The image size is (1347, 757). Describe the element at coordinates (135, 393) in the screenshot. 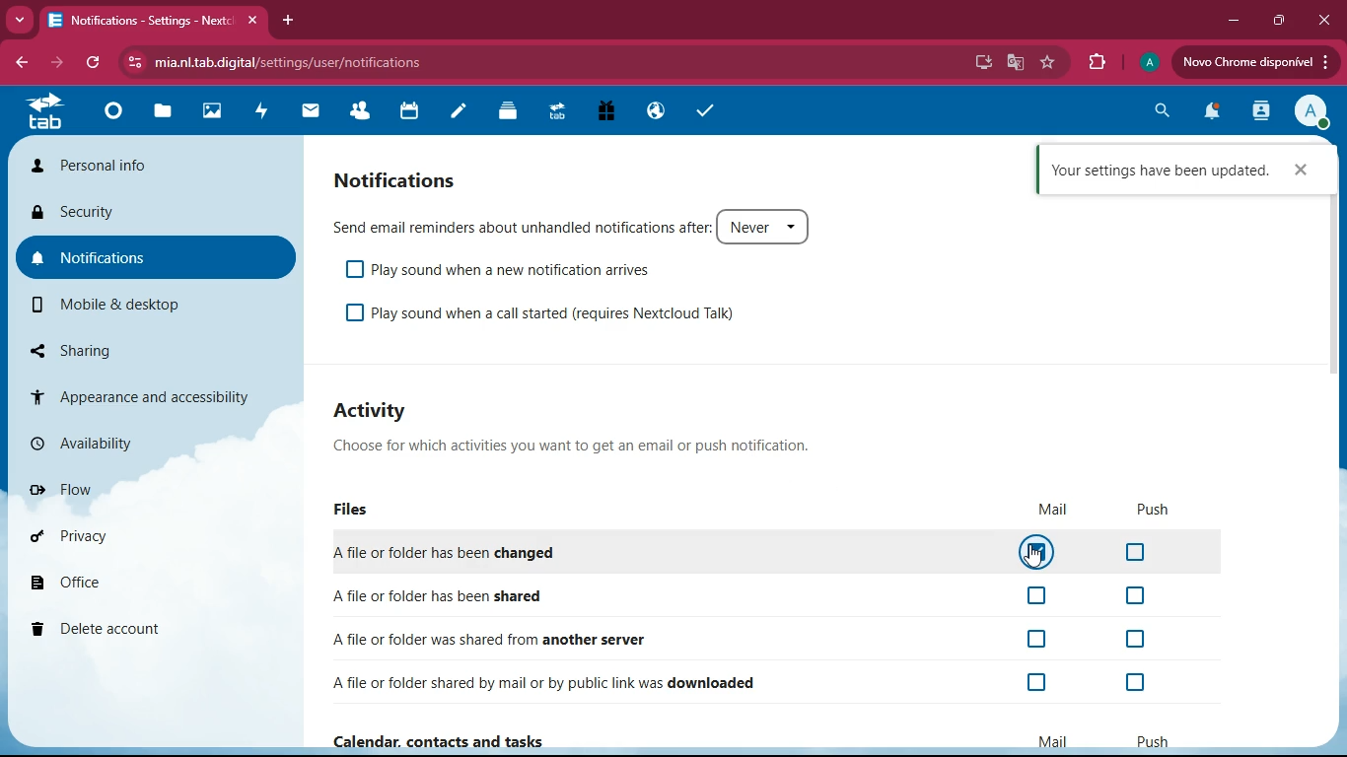

I see `appearance` at that location.